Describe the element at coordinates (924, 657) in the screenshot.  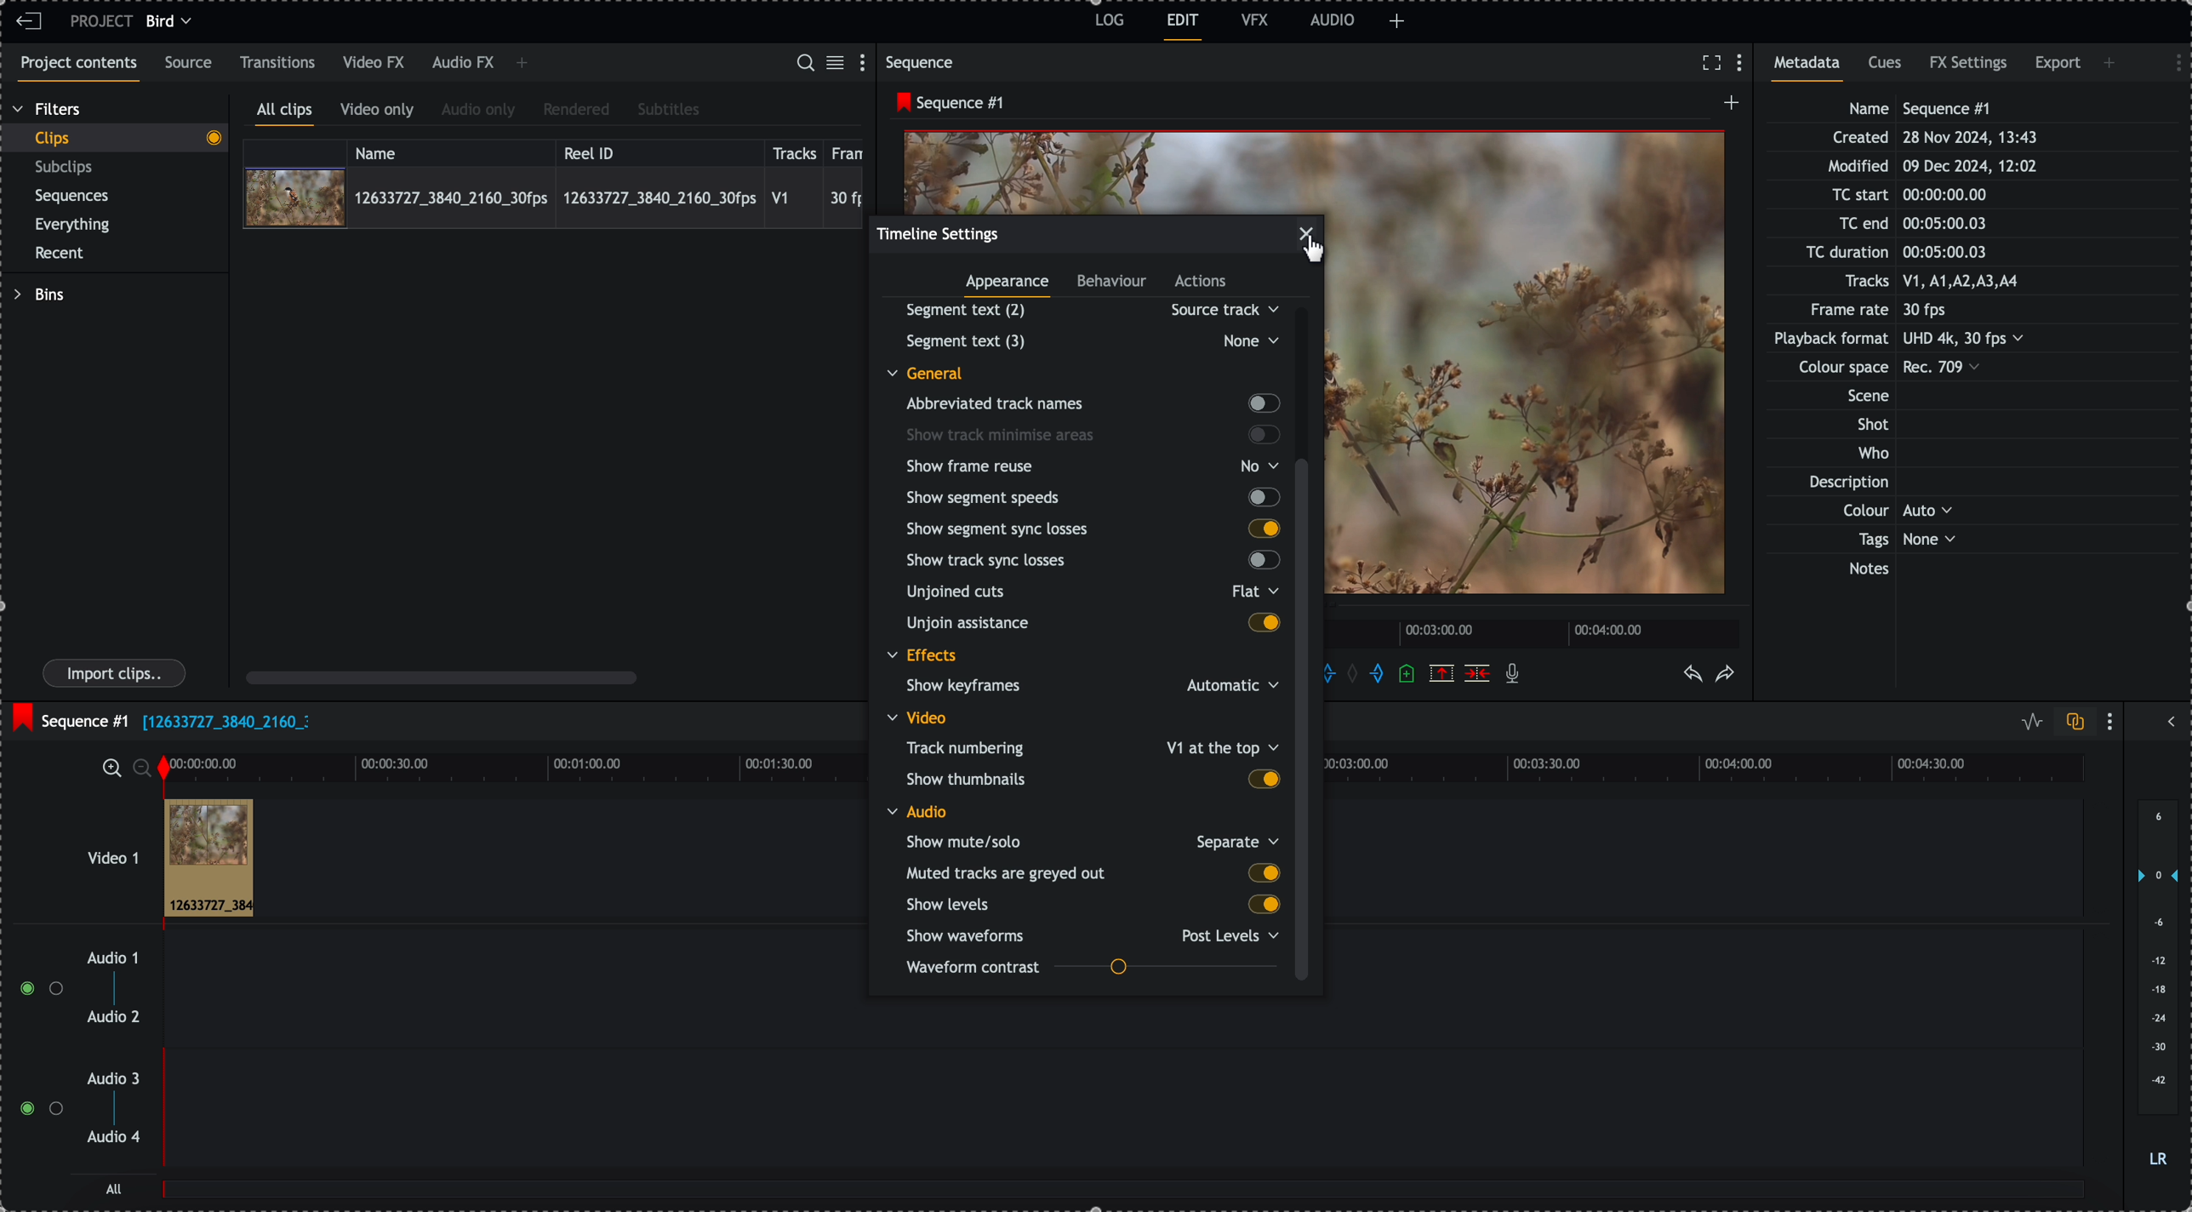
I see `effects` at that location.